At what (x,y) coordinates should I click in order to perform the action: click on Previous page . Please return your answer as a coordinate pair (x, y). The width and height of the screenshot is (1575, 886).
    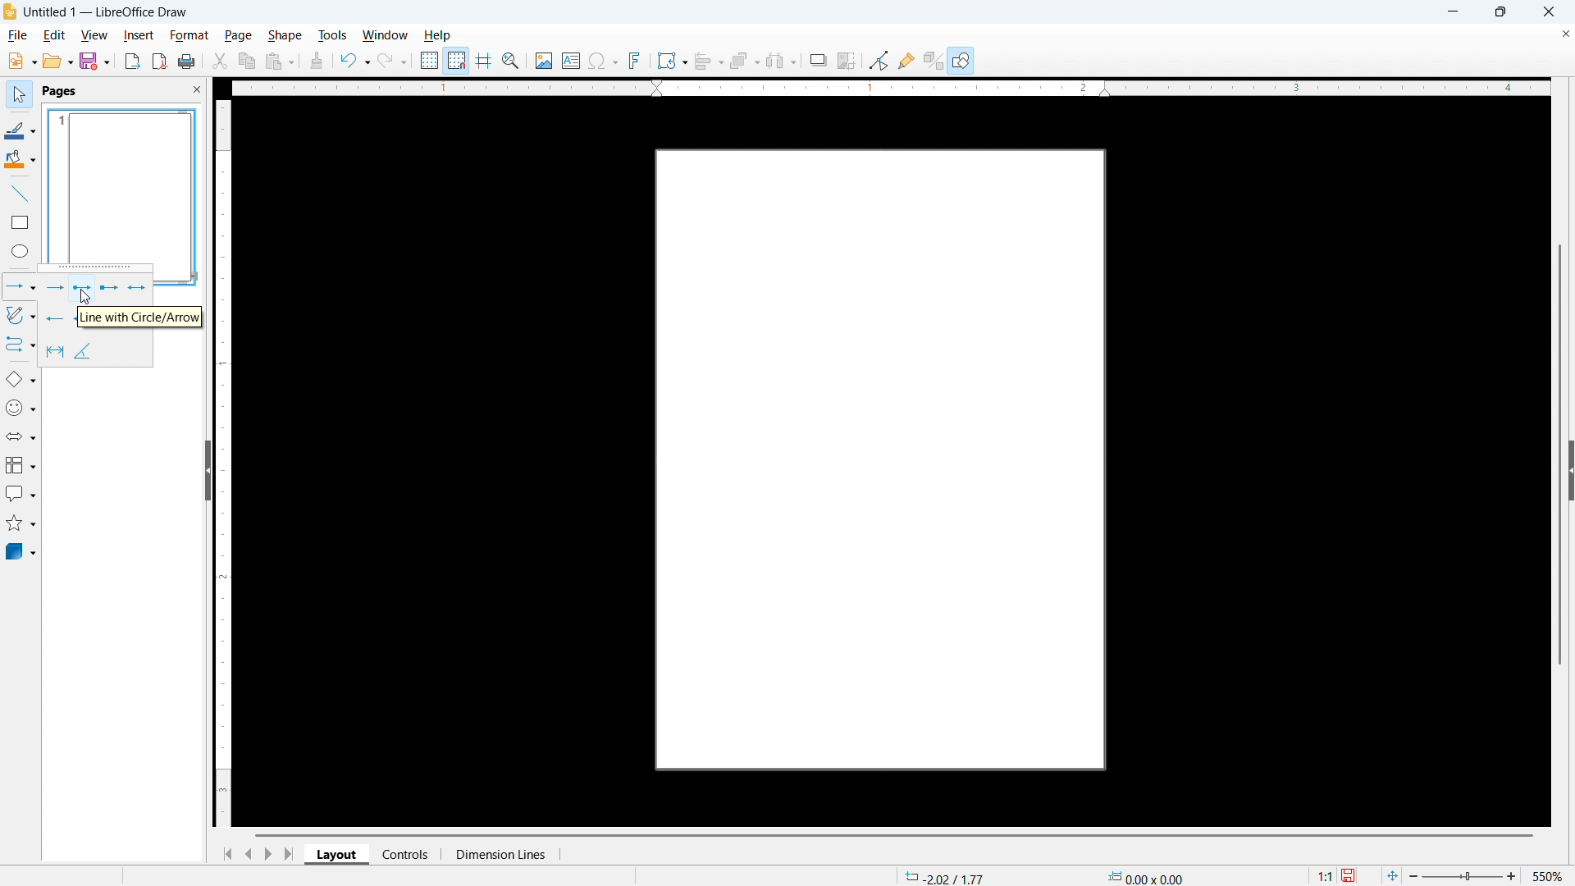
    Looking at the image, I should click on (248, 854).